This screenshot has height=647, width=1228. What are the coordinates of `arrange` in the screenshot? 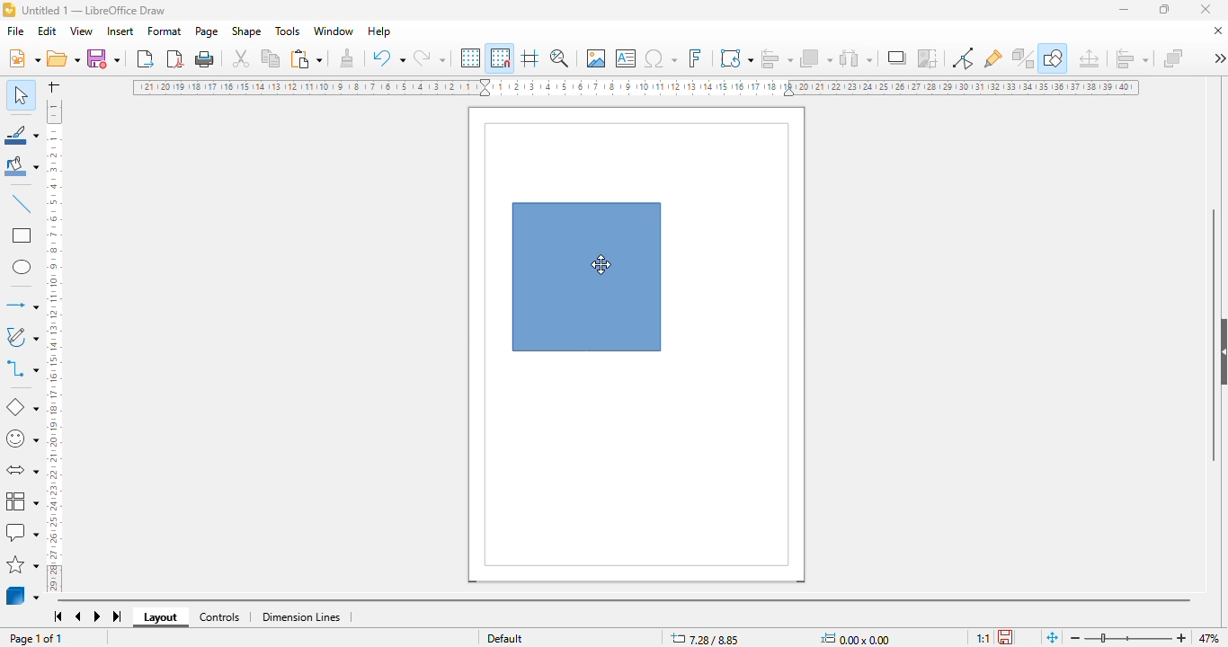 It's located at (816, 58).